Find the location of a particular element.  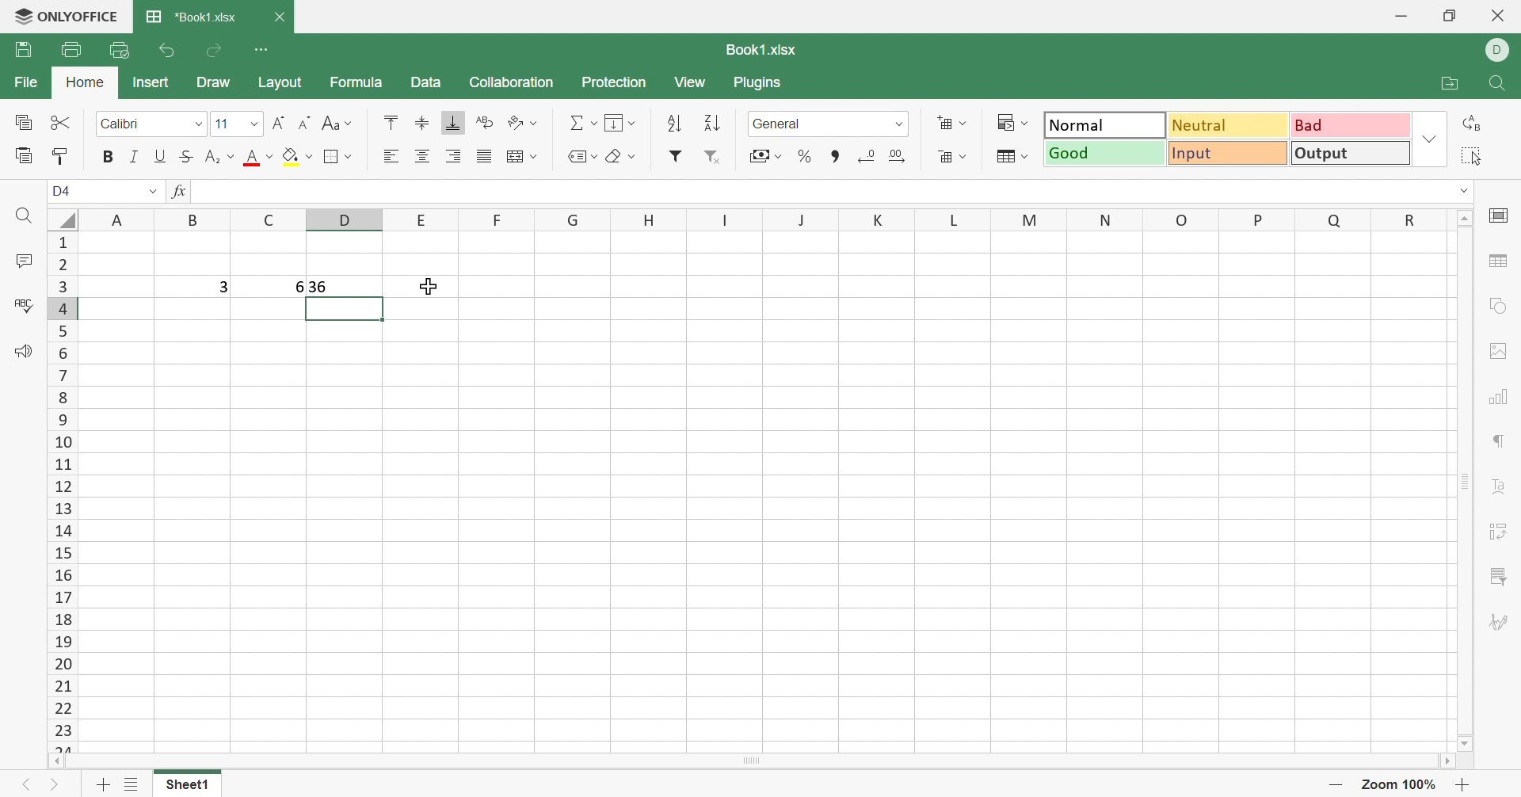

View is located at coordinates (689, 81).